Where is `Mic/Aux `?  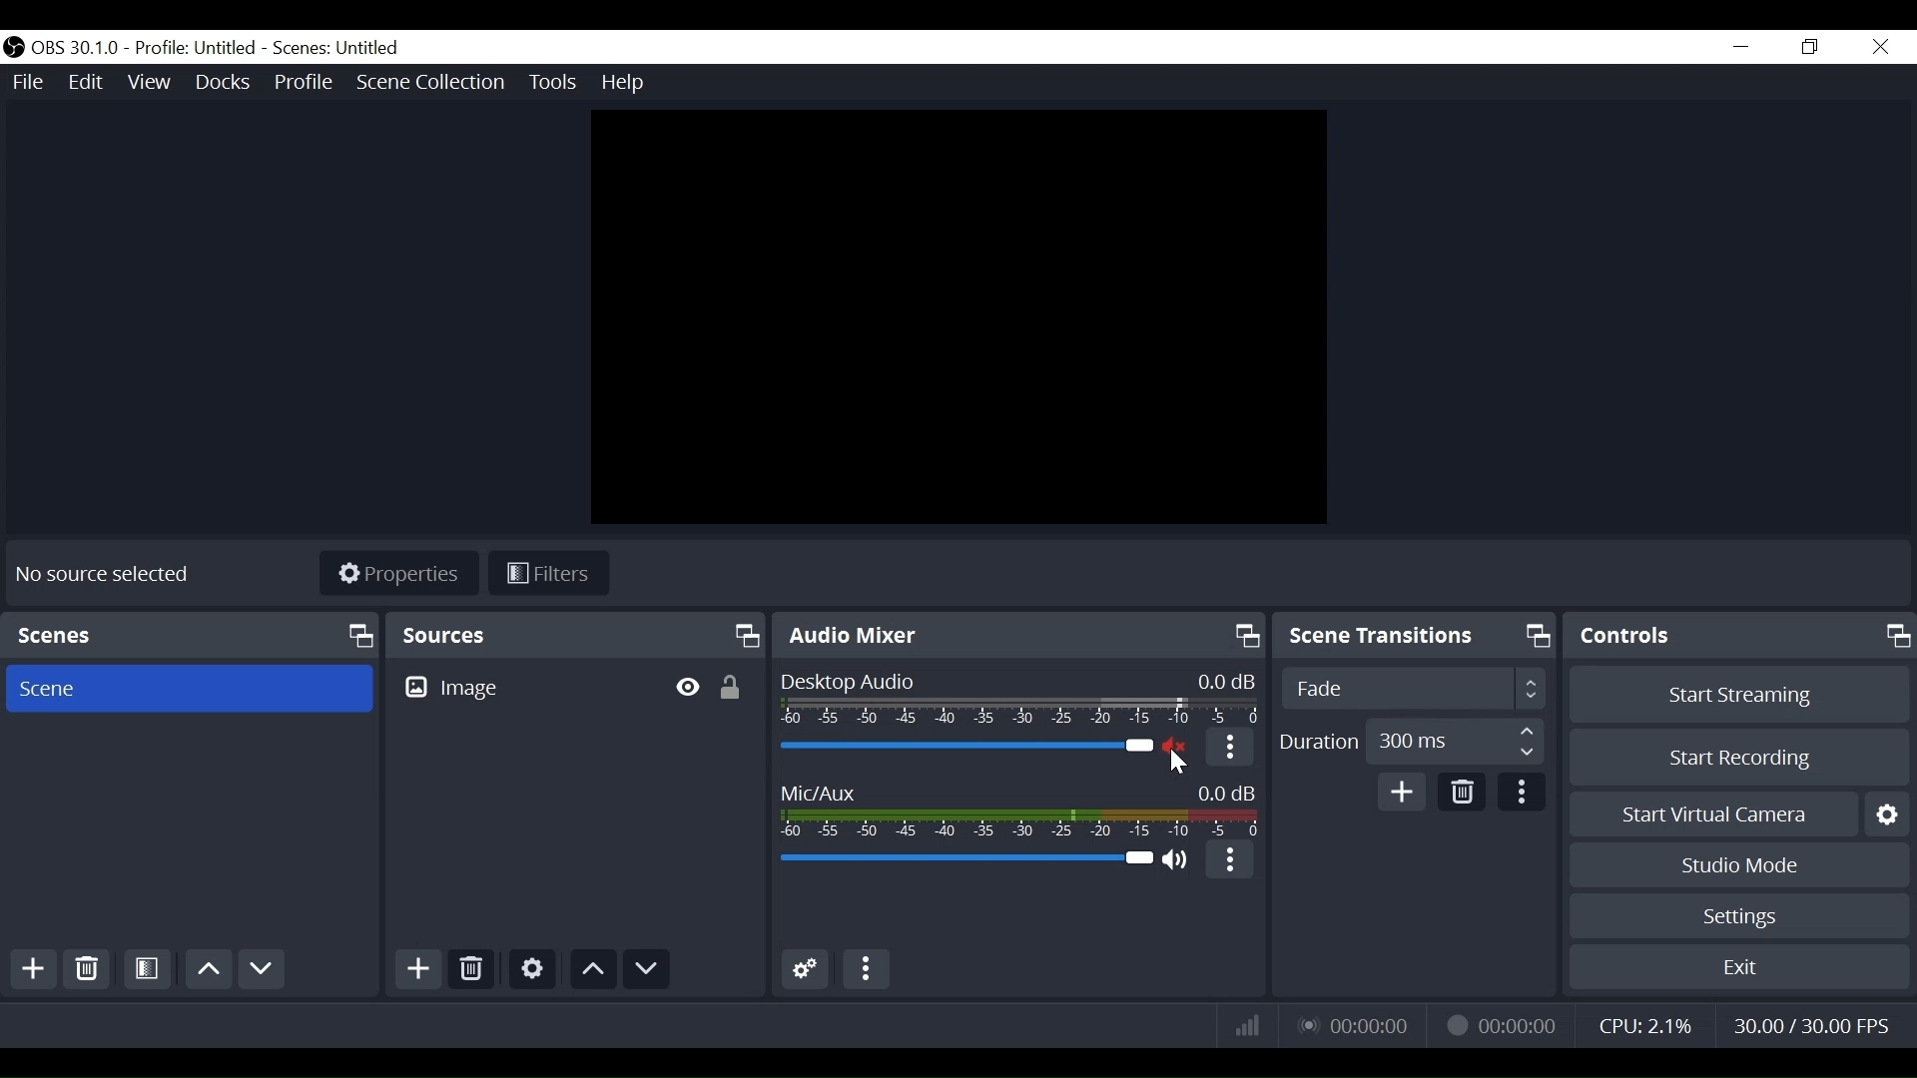 Mic/Aux  is located at coordinates (1021, 810).